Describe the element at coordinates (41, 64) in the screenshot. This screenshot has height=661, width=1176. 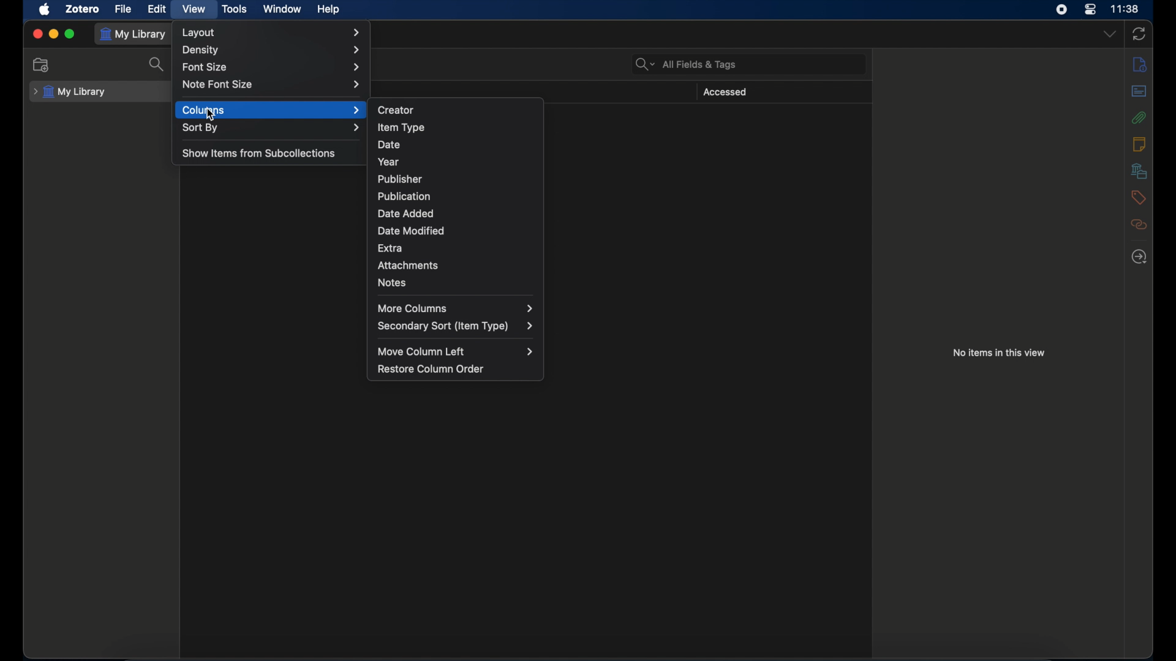
I see `new collection` at that location.